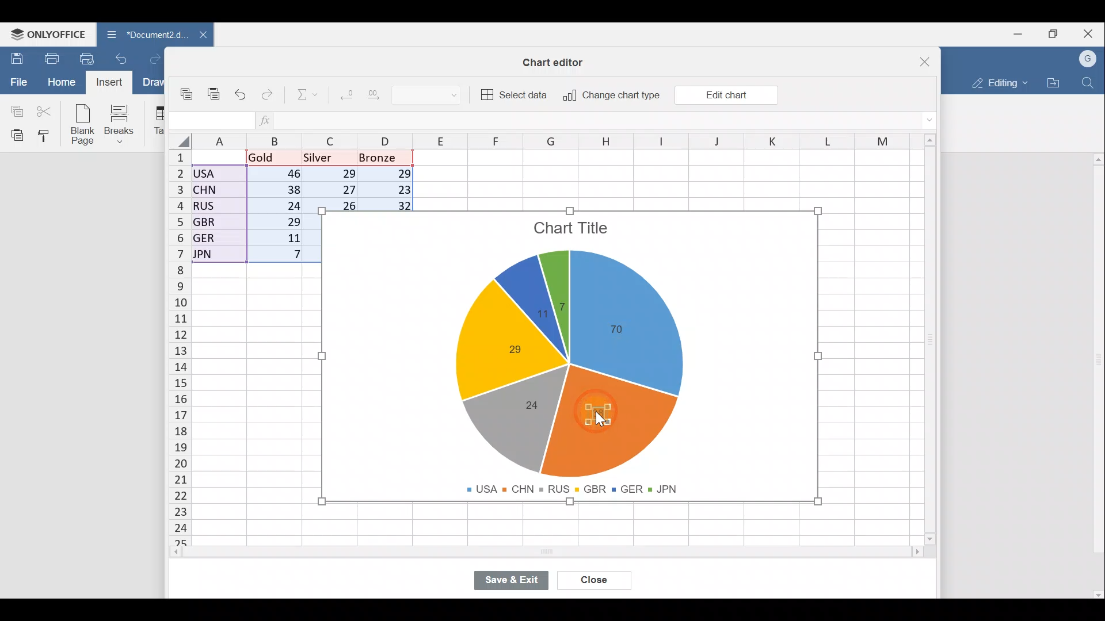 The width and height of the screenshot is (1105, 621). Describe the element at coordinates (566, 141) in the screenshot. I see `Columns` at that location.